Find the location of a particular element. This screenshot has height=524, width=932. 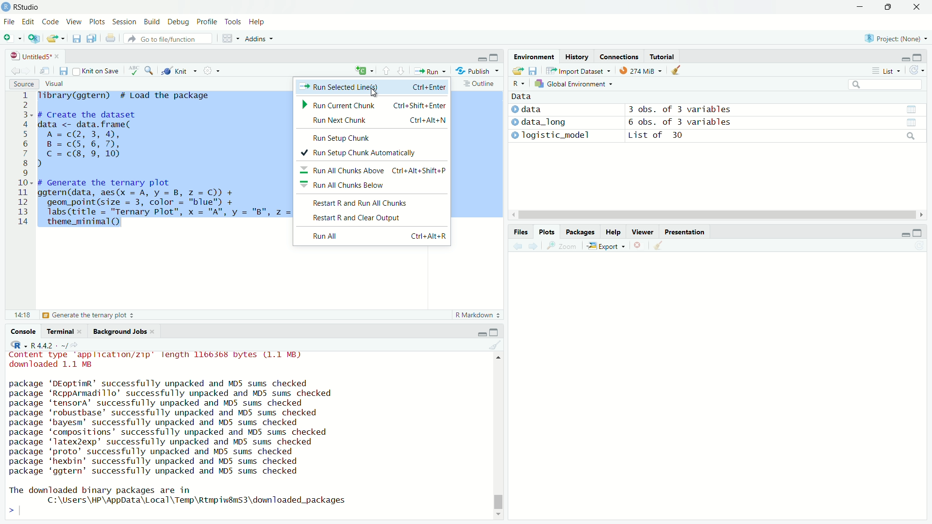

Content type "application/zip’ length 1166368 bytes (1.1 MB)
downloaded 1.1 MB
package ‘DEoptimR’ successfully unpacked and MDS sums checked
package ‘RcppArmadillo’ successfully unpacked and MDS sums checked
package ‘tensorA’ successfully unpacked and MD5 sums checked
package ‘robustbase’ successfully unpacked and MDS sums checked
package ‘bayesm’ successfully unpacked and MD5 sums checked
package ‘compositions’ successfully unpacked and MD5 sums checked
package ‘latex2exp’ successfully unpacked and MDS sums checked
package ‘proto’ successfully unpacked and MDS sums checked
package ‘hexbin’ successfully unpacked and MD5 sums checked
package ‘ggtern’ successfully unpacked and MD5 sums checked
The downloaded binary packages are in
C:\Users\HP\AppData\Local\Temp\Rtmpiw8ms3\downloaded_packages
. is located at coordinates (186, 431).